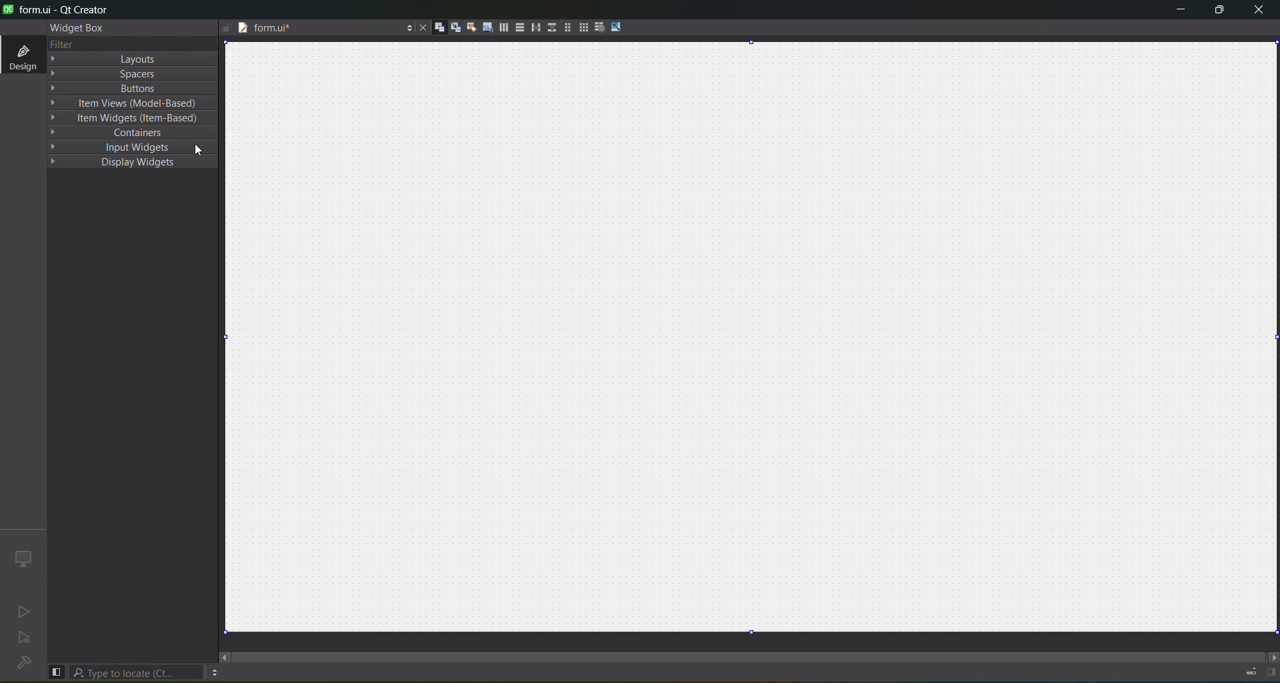 The height and width of the screenshot is (683, 1280). What do you see at coordinates (569, 28) in the screenshot?
I see `layout in a form` at bounding box center [569, 28].